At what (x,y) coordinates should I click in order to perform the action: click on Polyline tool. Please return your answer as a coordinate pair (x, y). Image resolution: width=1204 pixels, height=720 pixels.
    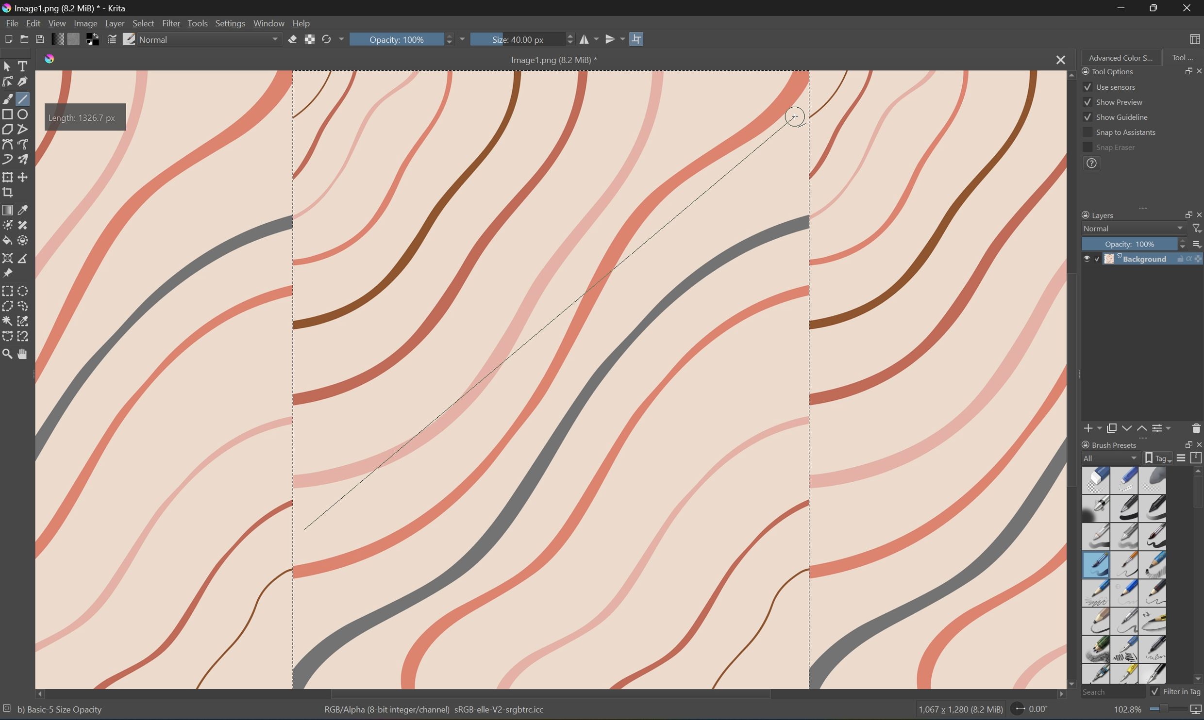
    Looking at the image, I should click on (23, 130).